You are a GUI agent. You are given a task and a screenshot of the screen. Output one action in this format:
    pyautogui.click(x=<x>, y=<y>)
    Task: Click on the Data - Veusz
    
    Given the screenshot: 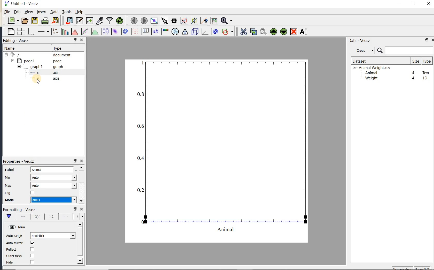 What is the action you would take?
    pyautogui.click(x=364, y=51)
    